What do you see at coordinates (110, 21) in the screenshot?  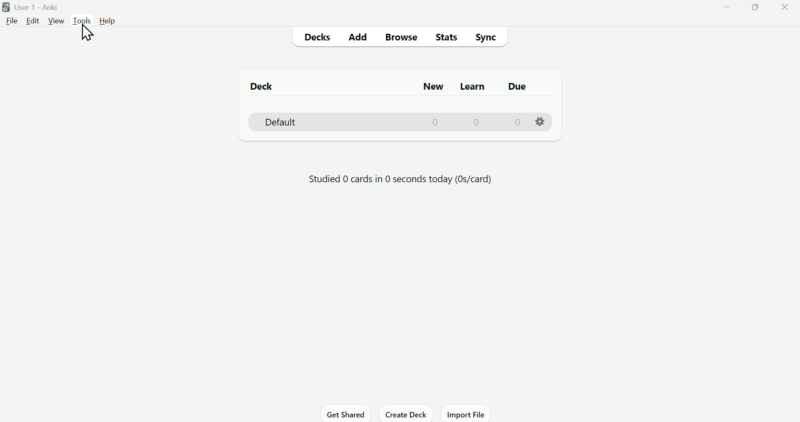 I see `Help` at bounding box center [110, 21].